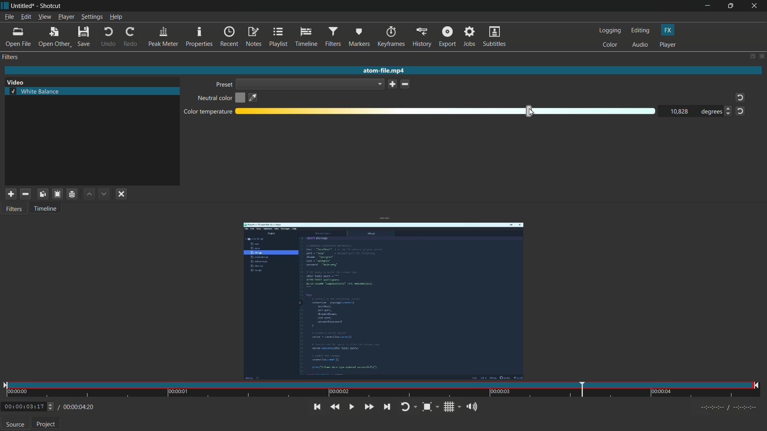  Describe the element at coordinates (723, 407) in the screenshot. I see `Timecodes` at that location.